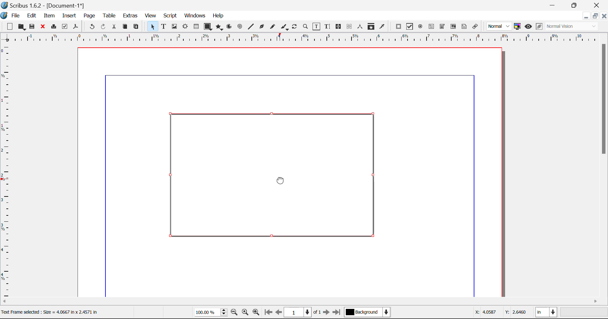  What do you see at coordinates (91, 27) in the screenshot?
I see `Undo` at bounding box center [91, 27].